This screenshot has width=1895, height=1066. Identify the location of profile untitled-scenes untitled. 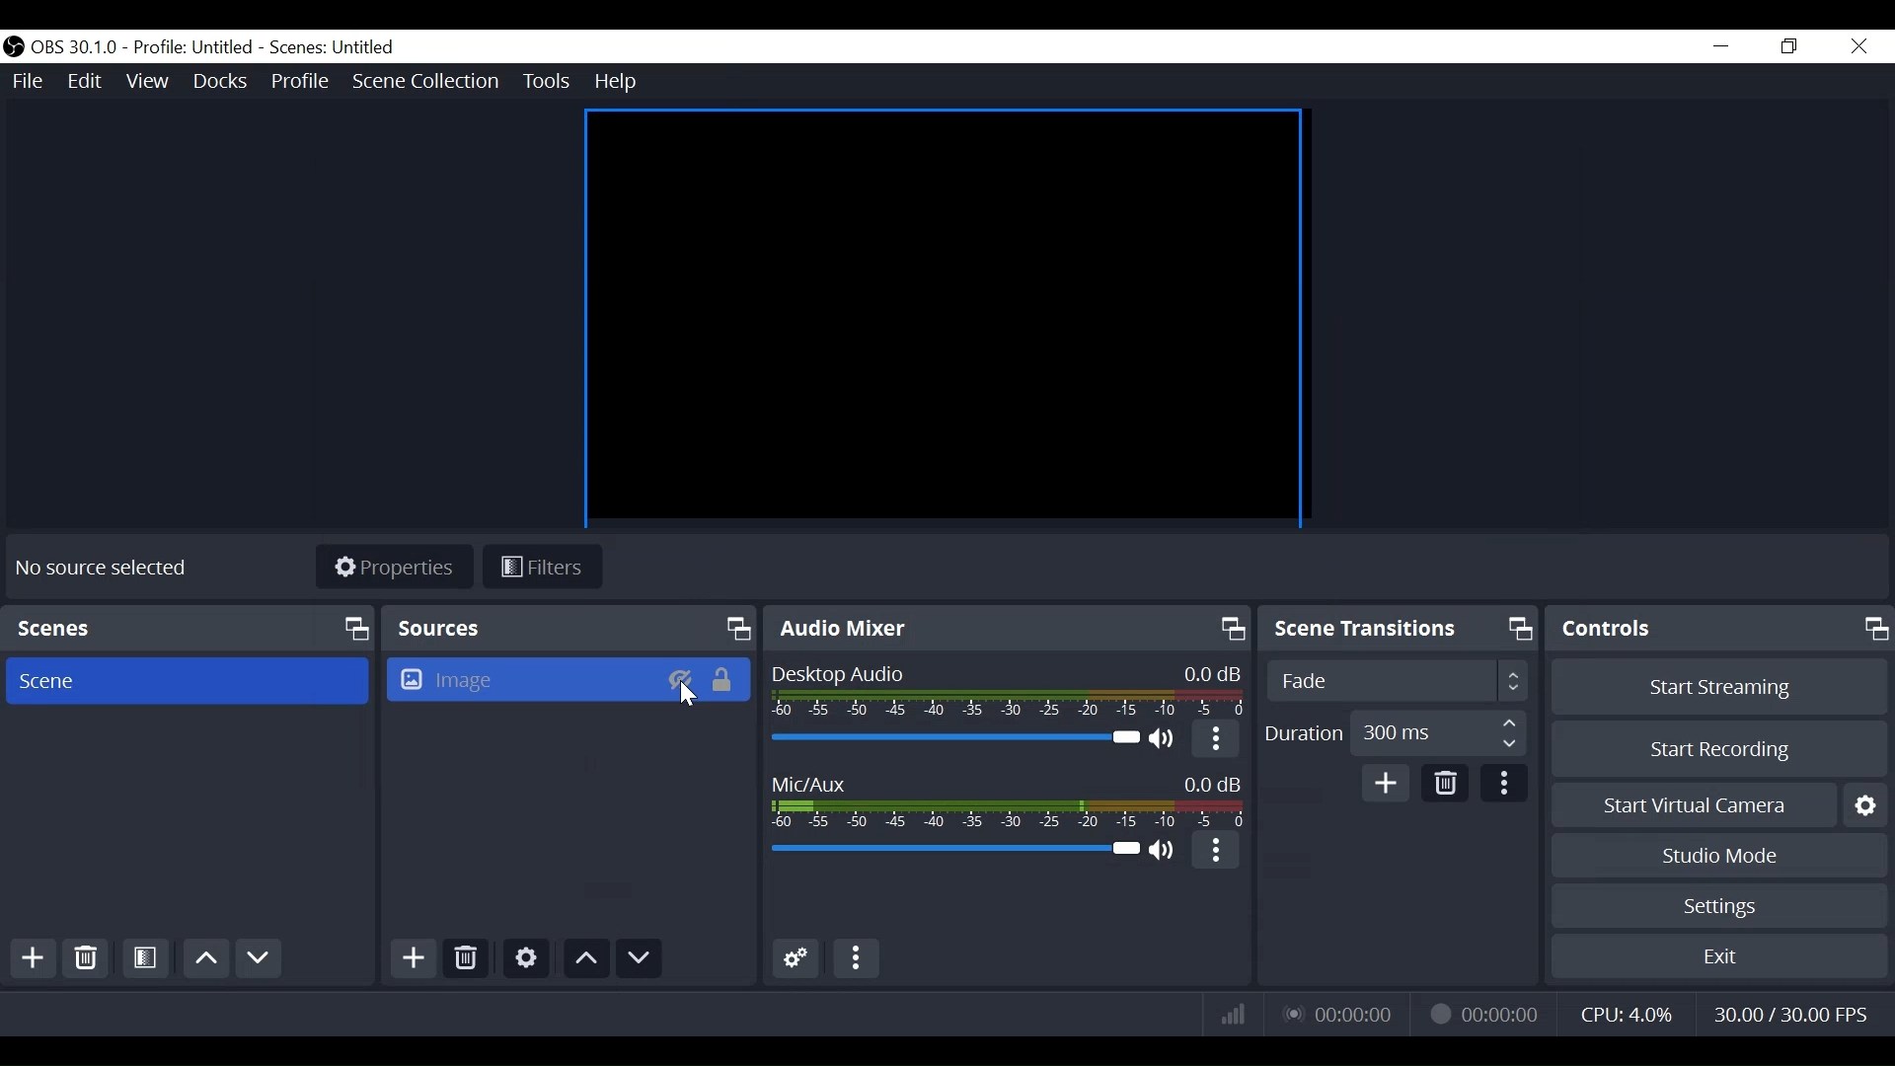
(271, 46).